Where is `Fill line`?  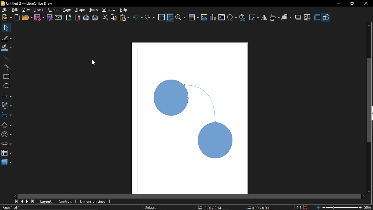 Fill line is located at coordinates (7, 38).